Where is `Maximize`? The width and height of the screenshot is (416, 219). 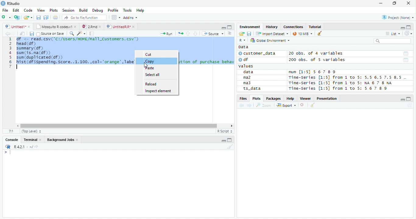
Maximize is located at coordinates (229, 27).